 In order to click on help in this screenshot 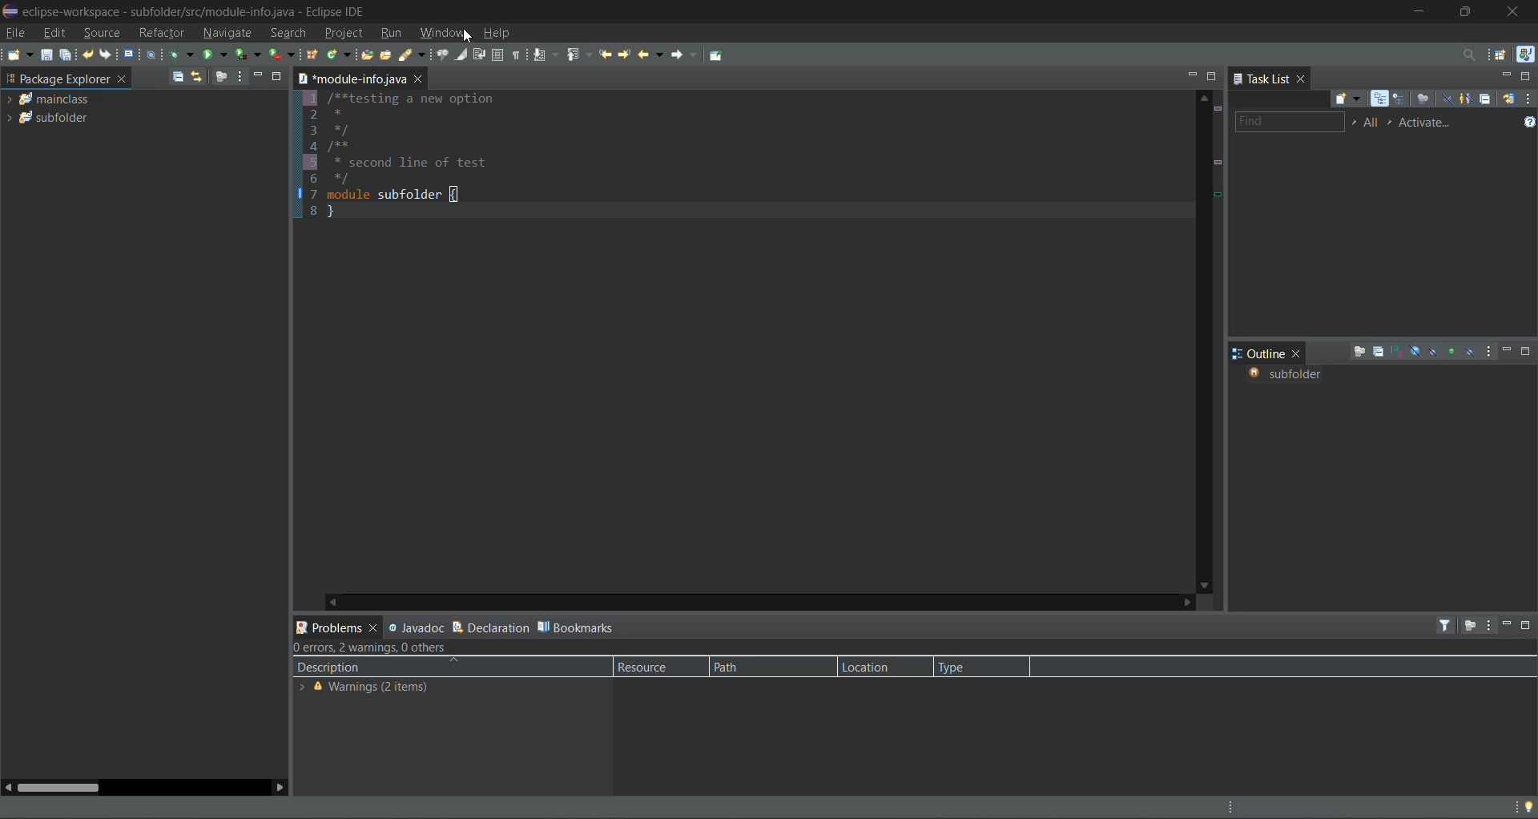, I will do `click(504, 34)`.